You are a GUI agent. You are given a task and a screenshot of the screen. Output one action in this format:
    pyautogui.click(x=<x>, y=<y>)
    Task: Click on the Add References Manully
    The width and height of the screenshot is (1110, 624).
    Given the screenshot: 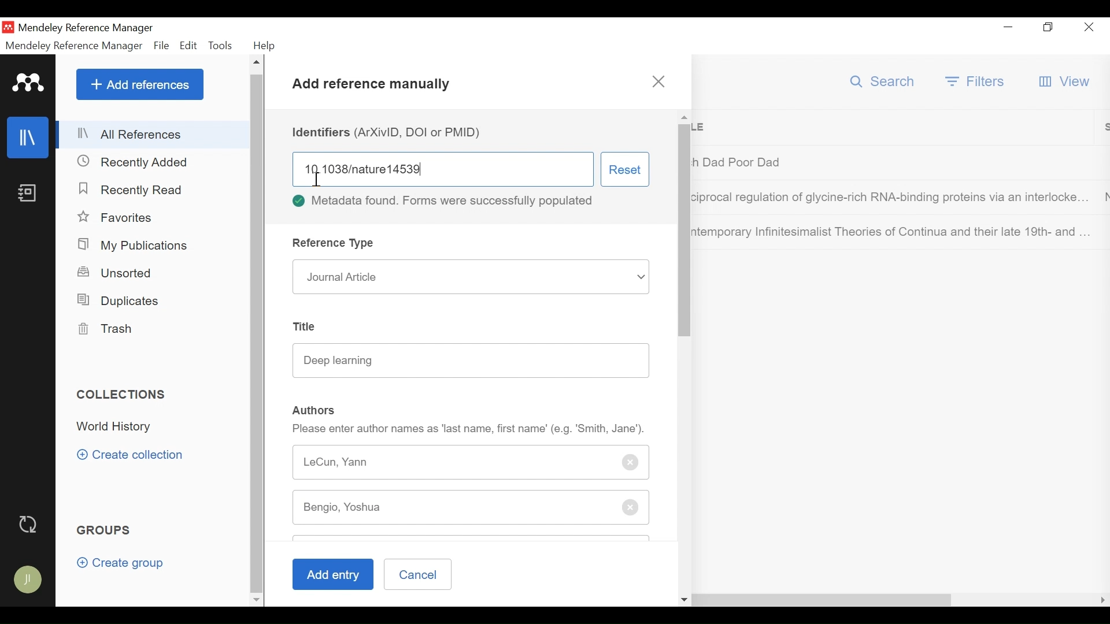 What is the action you would take?
    pyautogui.click(x=372, y=87)
    